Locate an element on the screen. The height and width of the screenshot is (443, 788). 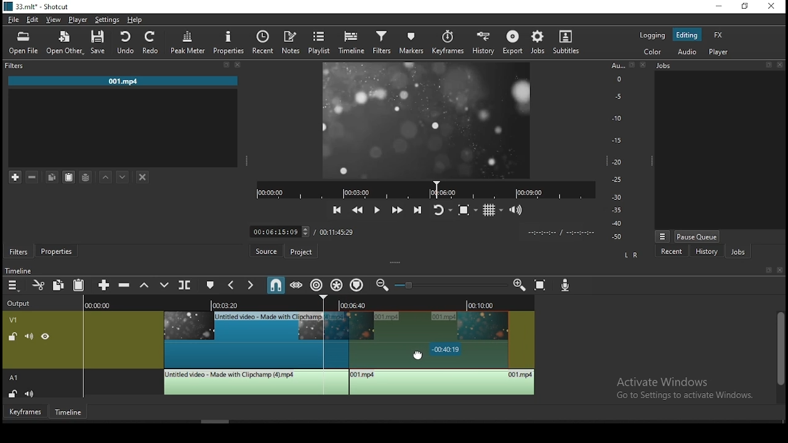
*un)lock is located at coordinates (10, 336).